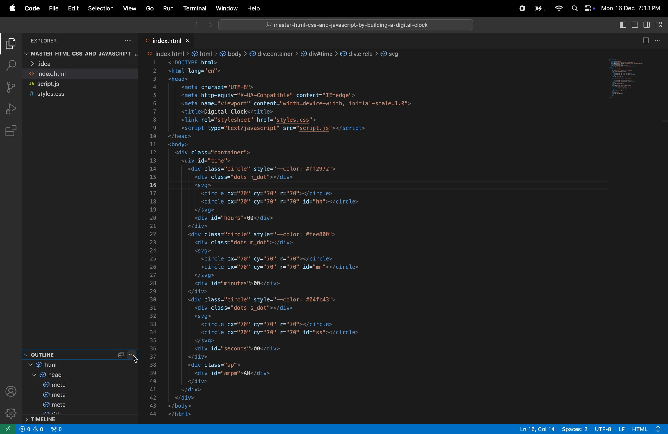 This screenshot has height=434, width=668. Describe the element at coordinates (71, 64) in the screenshot. I see `idea` at that location.